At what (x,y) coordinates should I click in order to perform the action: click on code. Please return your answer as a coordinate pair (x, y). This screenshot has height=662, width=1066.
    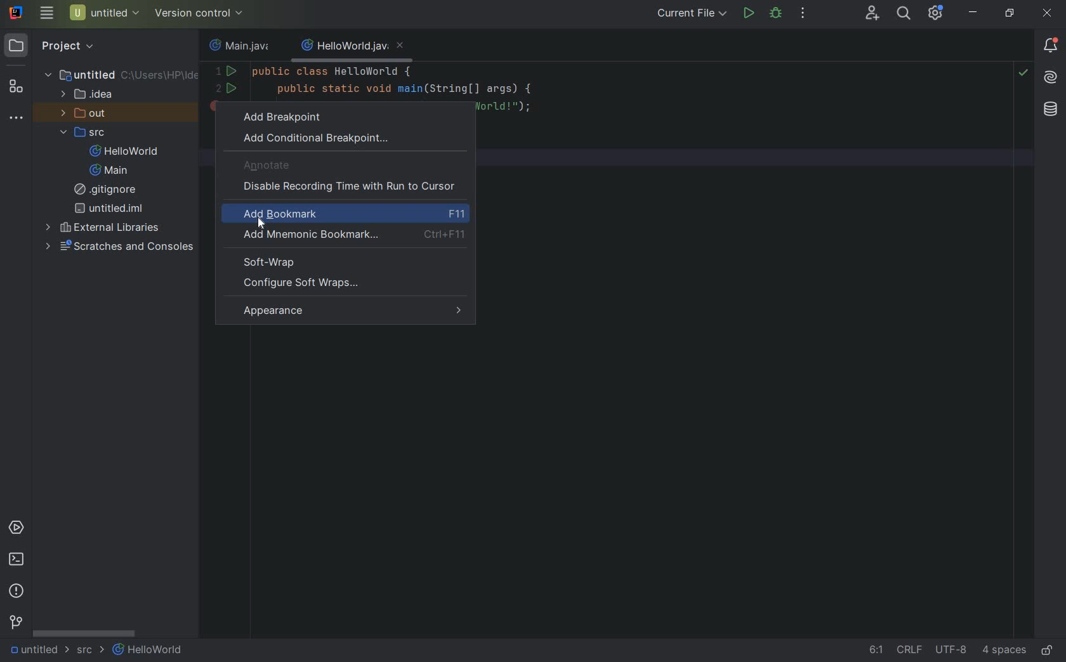
    Looking at the image, I should click on (380, 79).